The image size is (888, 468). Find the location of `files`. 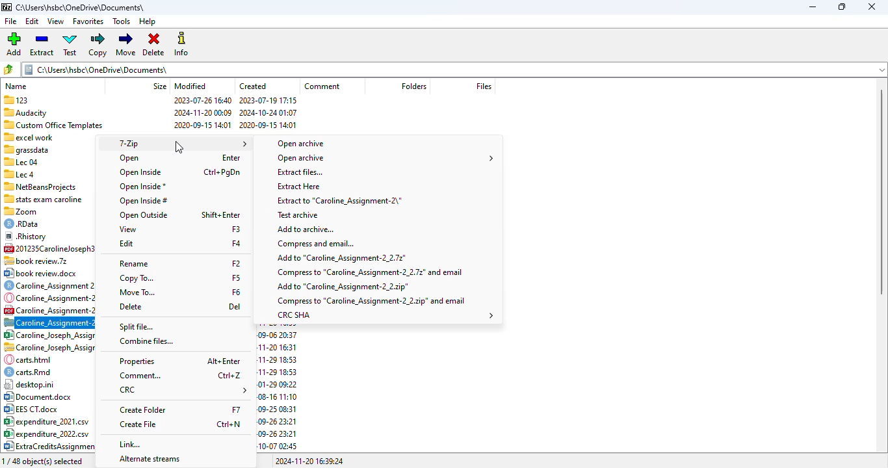

files is located at coordinates (484, 86).